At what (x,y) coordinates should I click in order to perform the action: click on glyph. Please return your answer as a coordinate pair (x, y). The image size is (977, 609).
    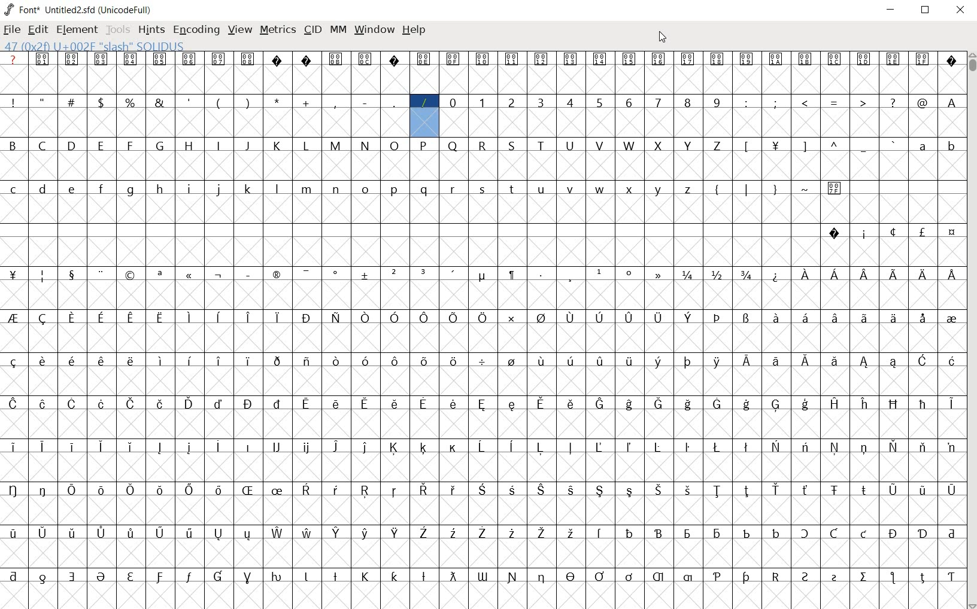
    Looking at the image, I should click on (189, 447).